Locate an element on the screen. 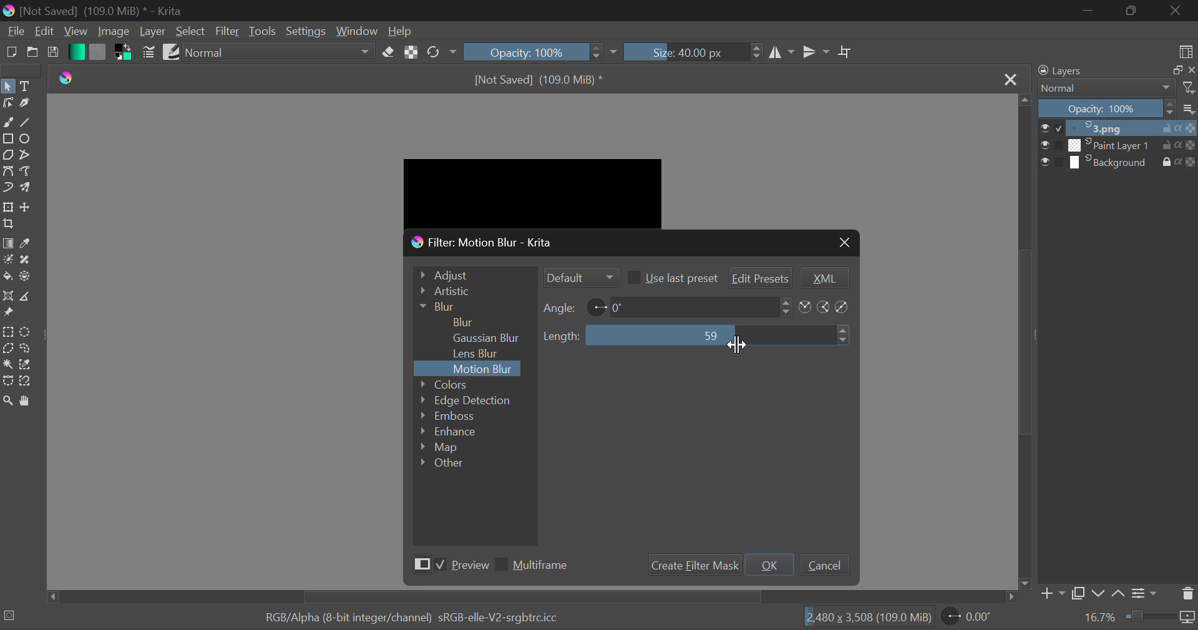 This screenshot has height=630, width=1198. Circular Selection Tool is located at coordinates (27, 332).